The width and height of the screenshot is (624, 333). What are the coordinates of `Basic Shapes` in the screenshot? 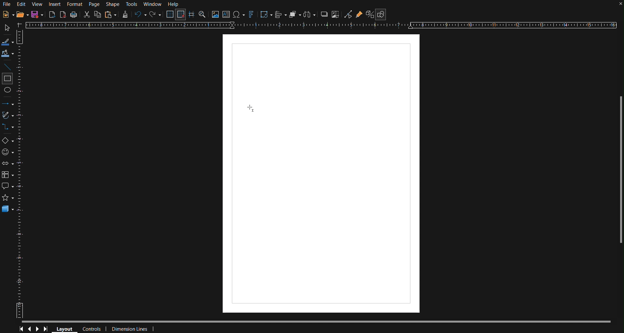 It's located at (8, 141).